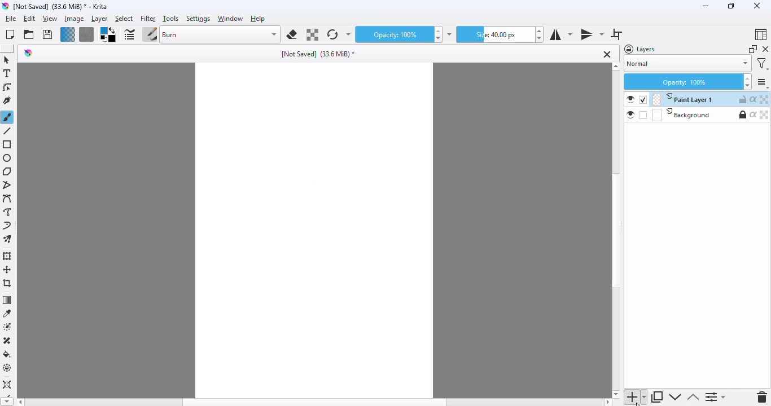 This screenshot has width=771, height=406. I want to click on locked, so click(742, 114).